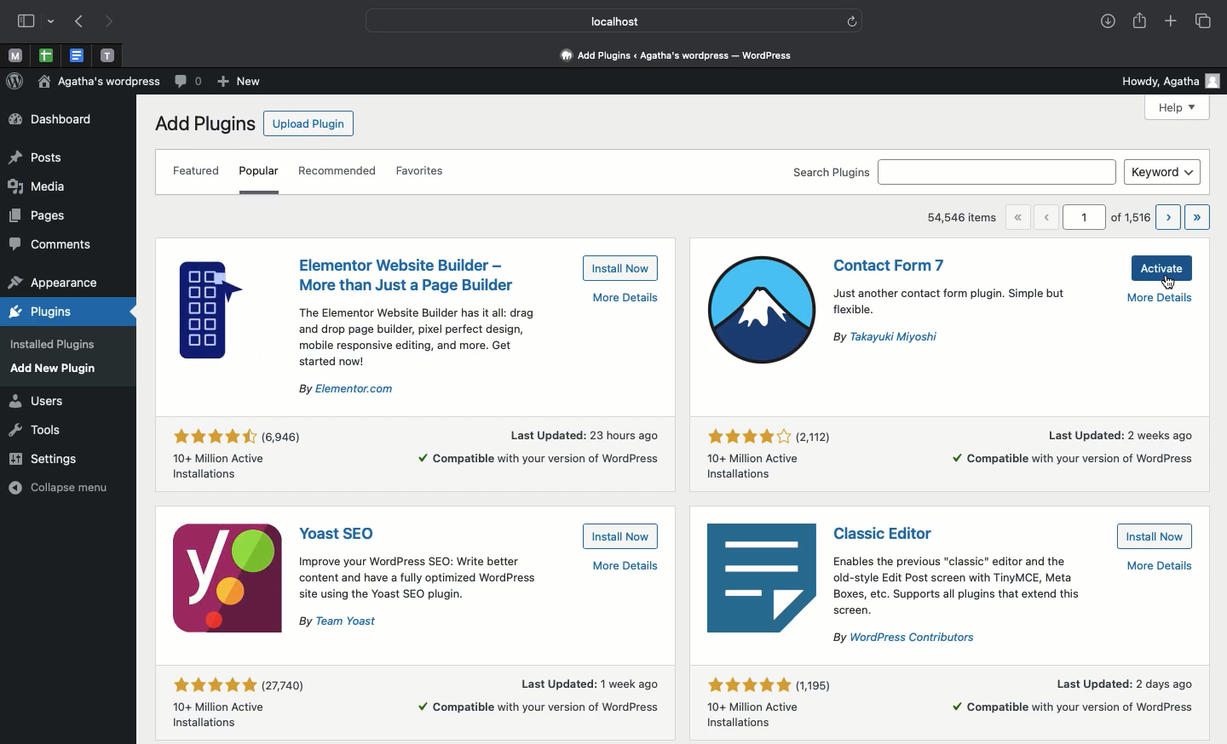 This screenshot has height=744, width=1227. What do you see at coordinates (16, 57) in the screenshot?
I see `Pinned tabs` at bounding box center [16, 57].